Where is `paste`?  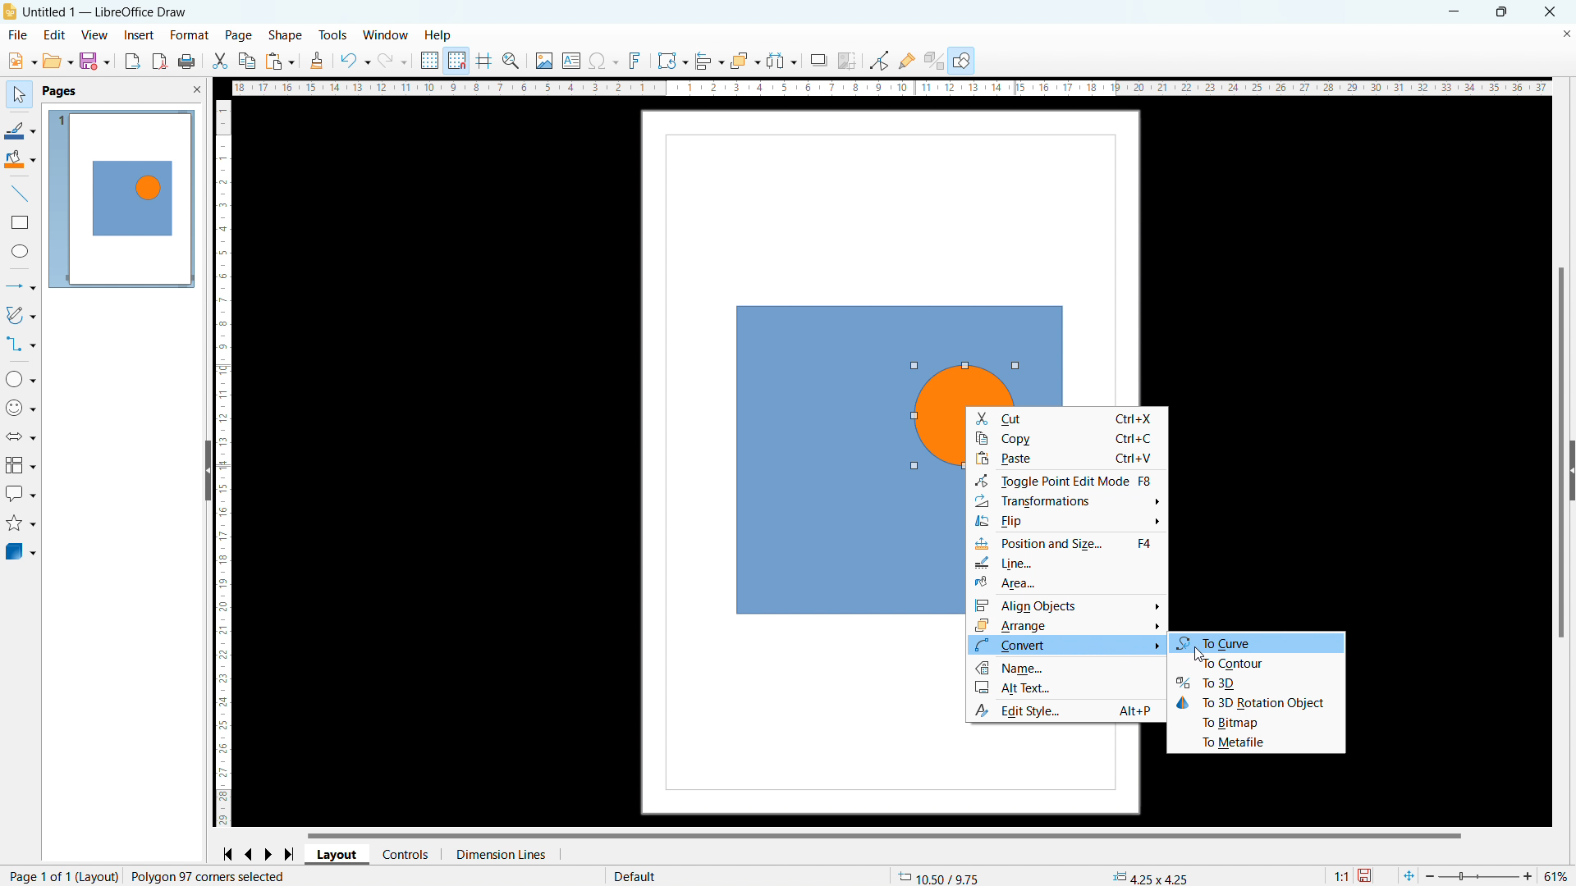
paste is located at coordinates (281, 61).